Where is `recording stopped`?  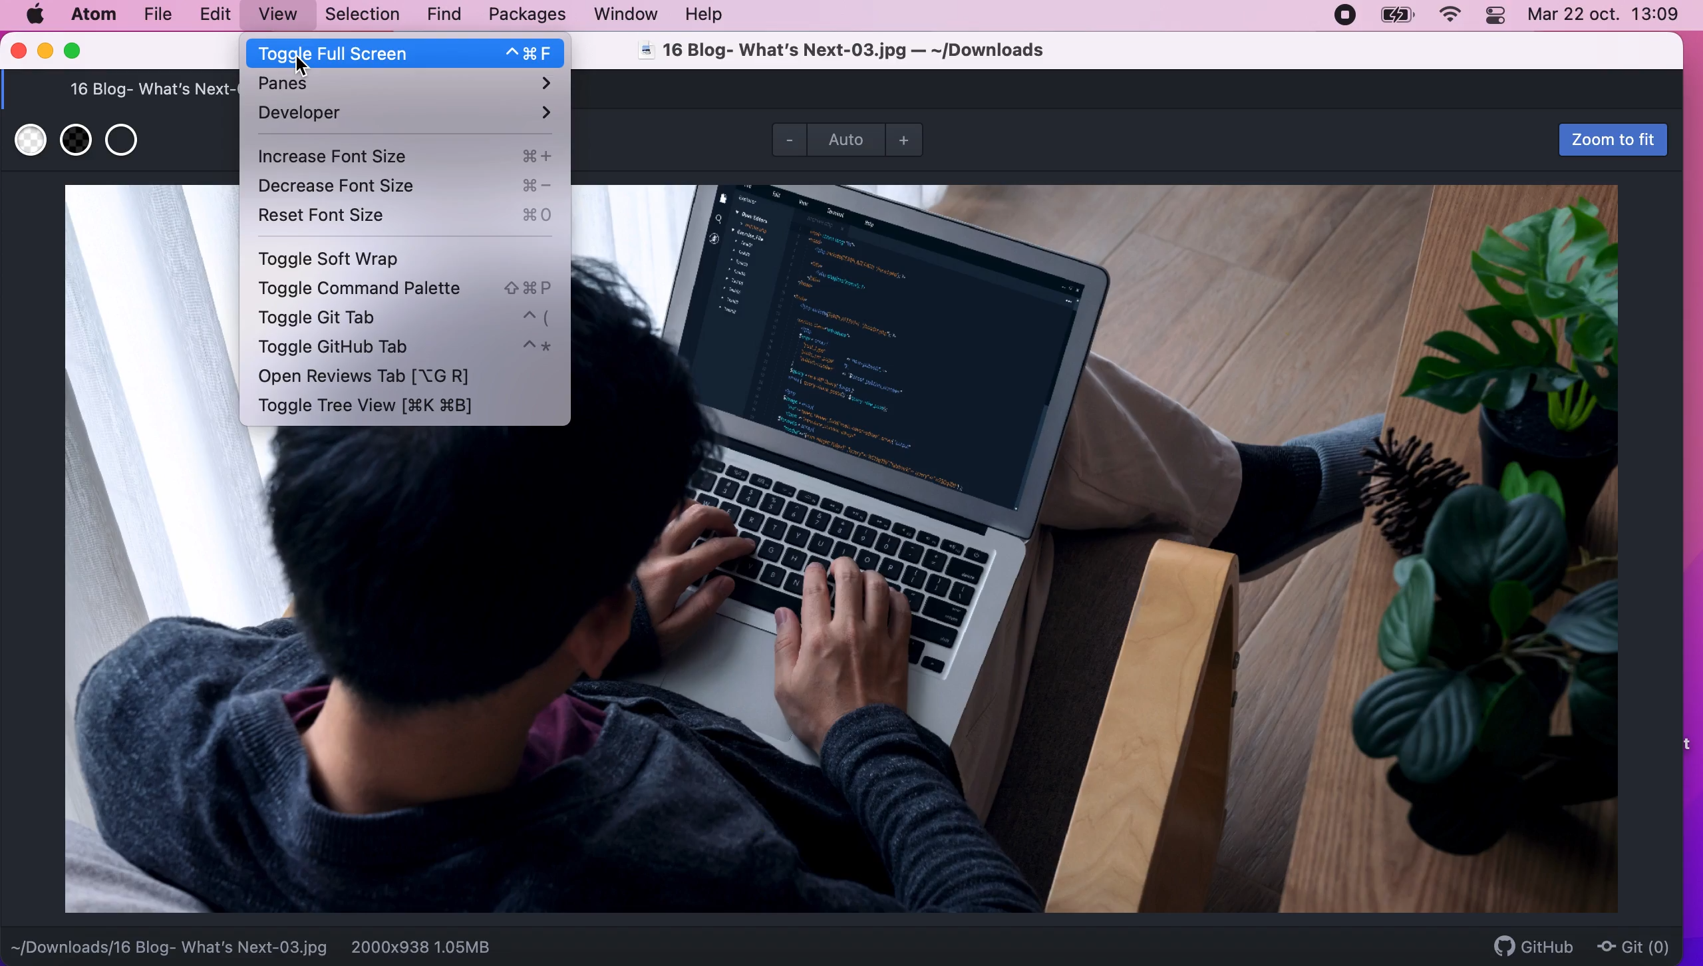 recording stopped is located at coordinates (1343, 15).